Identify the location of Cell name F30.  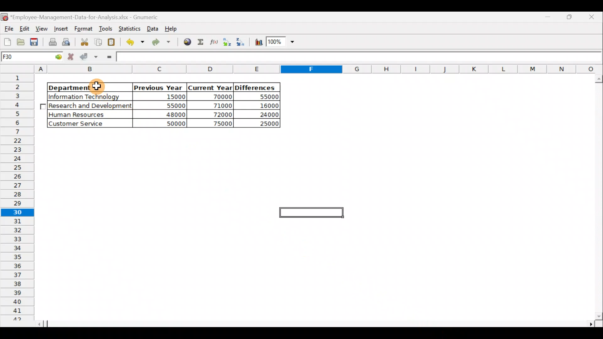
(21, 57).